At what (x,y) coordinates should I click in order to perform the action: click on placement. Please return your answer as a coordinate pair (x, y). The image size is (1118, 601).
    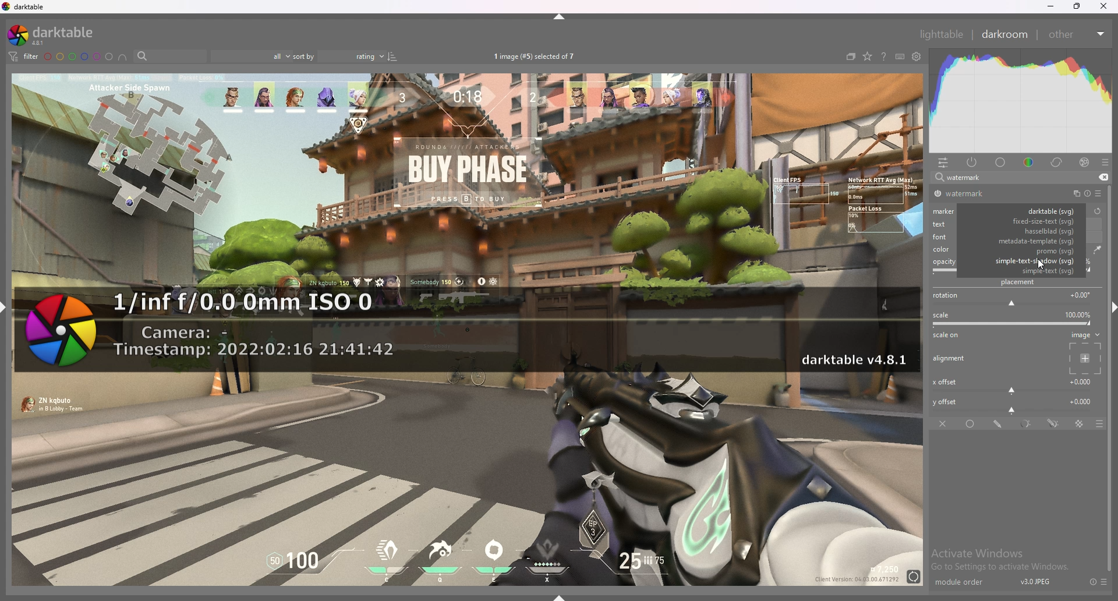
    Looking at the image, I should click on (1020, 282).